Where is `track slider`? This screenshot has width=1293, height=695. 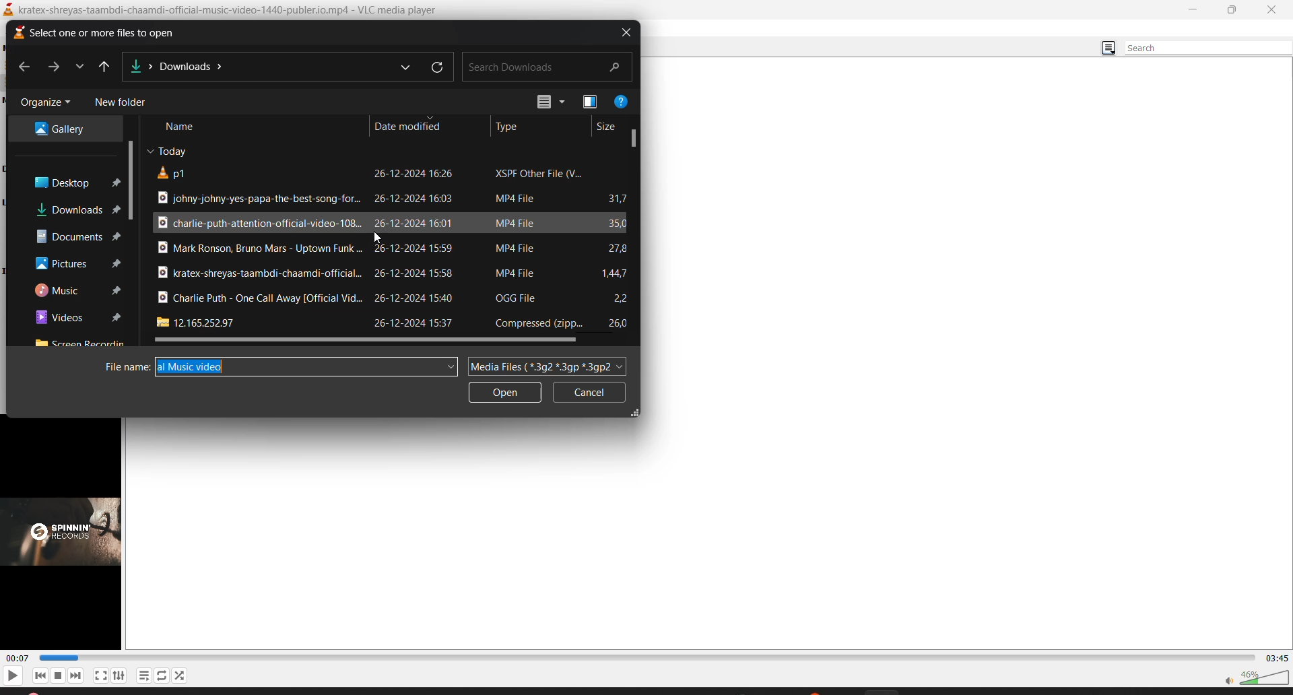
track slider is located at coordinates (650, 658).